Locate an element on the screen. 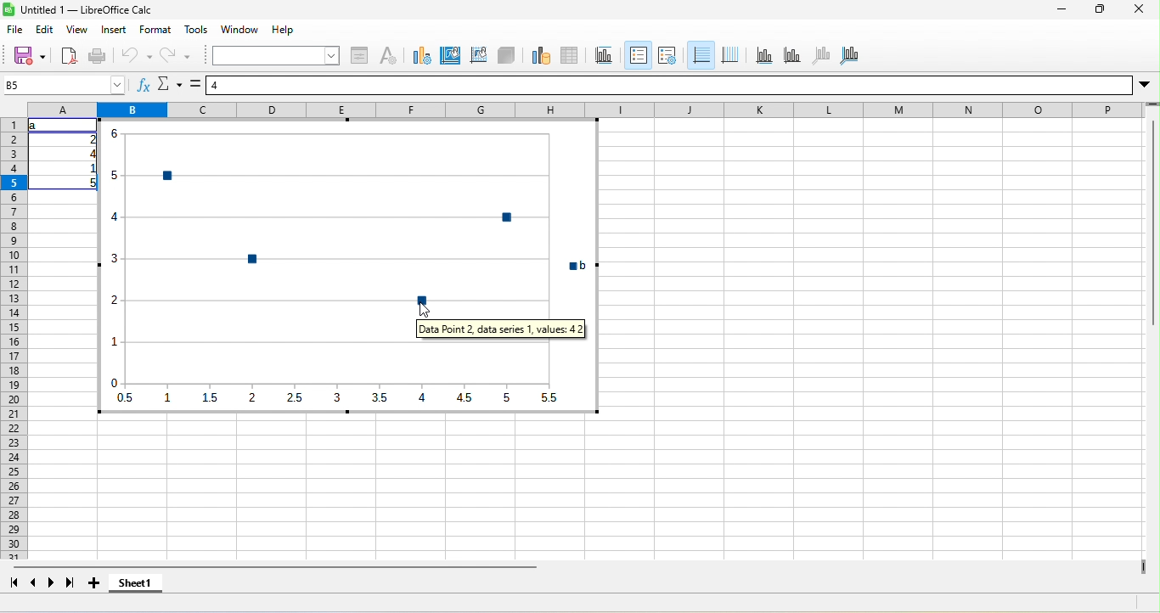 The width and height of the screenshot is (1160, 613).  next sheet is located at coordinates (52, 582).